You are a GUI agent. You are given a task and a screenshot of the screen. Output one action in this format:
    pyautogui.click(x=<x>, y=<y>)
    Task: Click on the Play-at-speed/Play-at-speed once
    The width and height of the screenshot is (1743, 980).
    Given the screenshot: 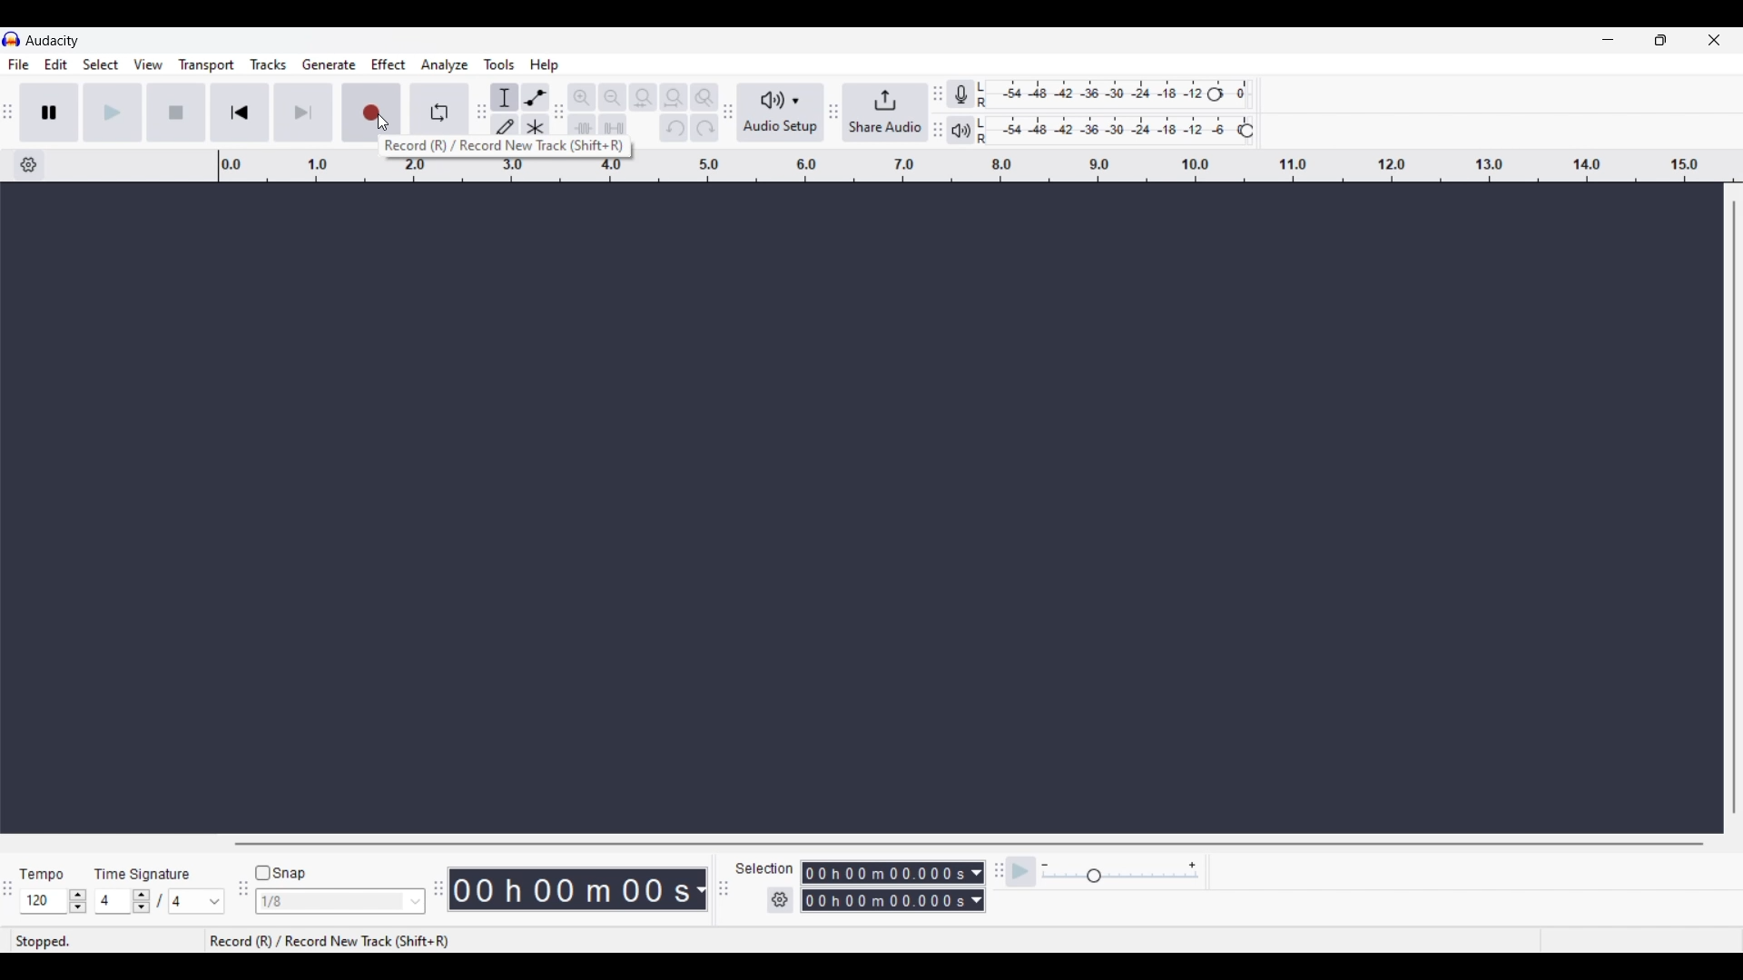 What is the action you would take?
    pyautogui.click(x=1021, y=872)
    